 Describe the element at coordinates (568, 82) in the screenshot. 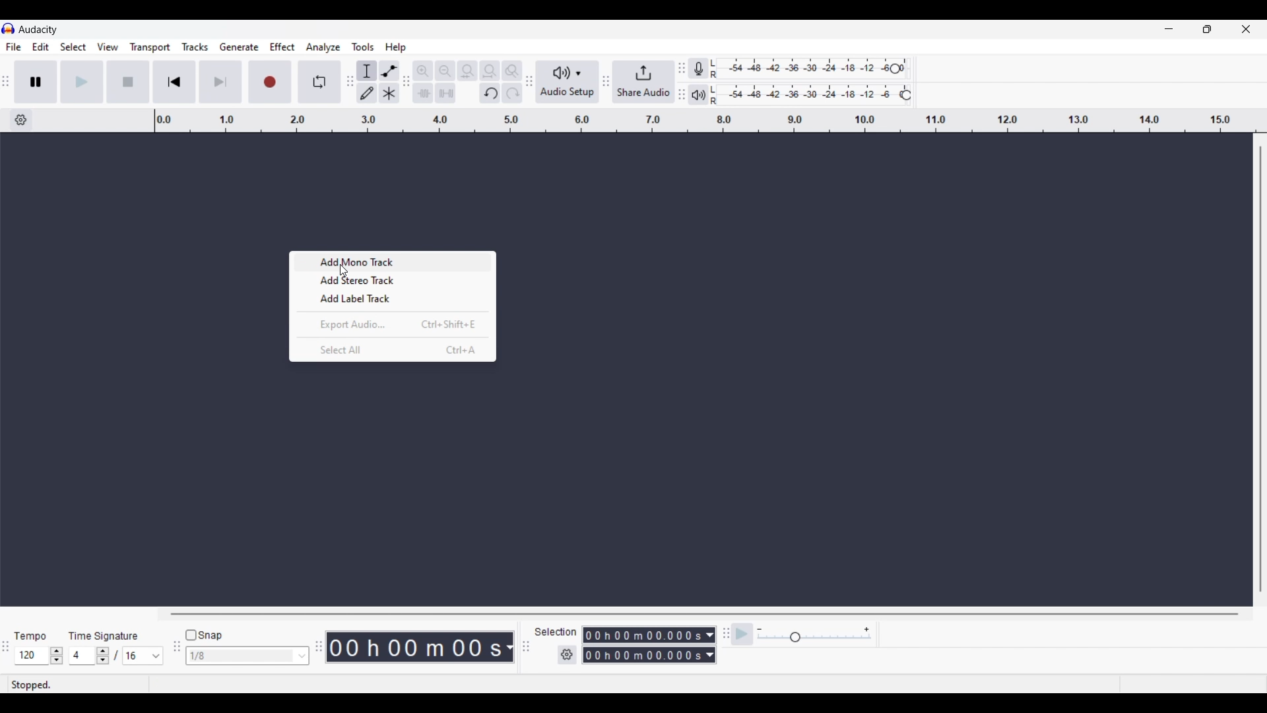

I see `Audio setup` at that location.